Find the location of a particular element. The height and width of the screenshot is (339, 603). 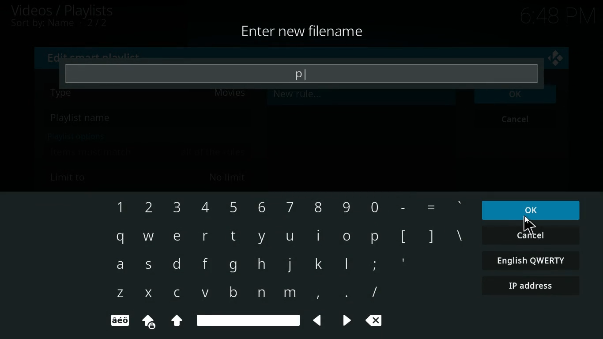

backspace is located at coordinates (377, 321).